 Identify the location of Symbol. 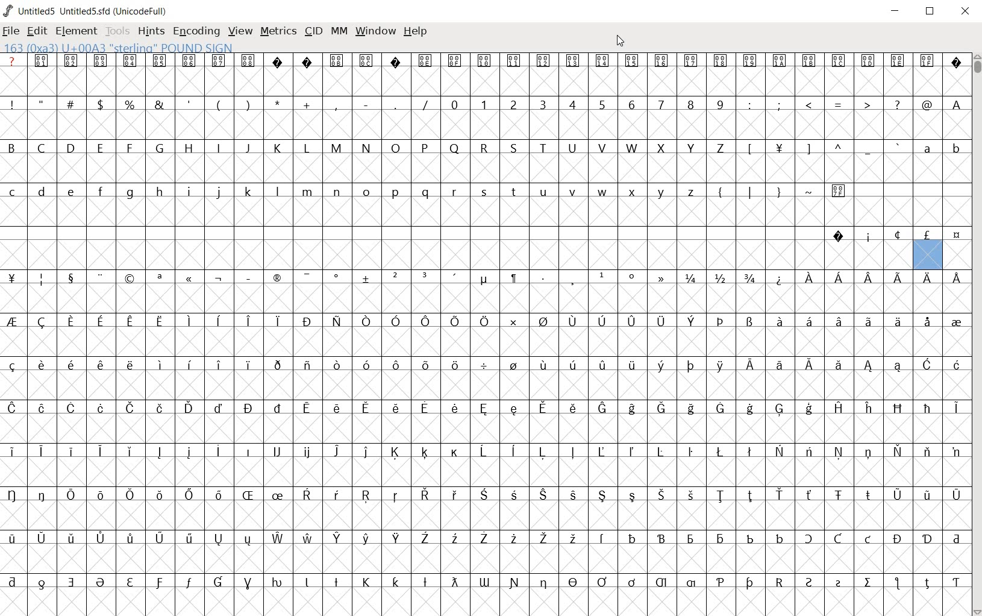
(248, 495).